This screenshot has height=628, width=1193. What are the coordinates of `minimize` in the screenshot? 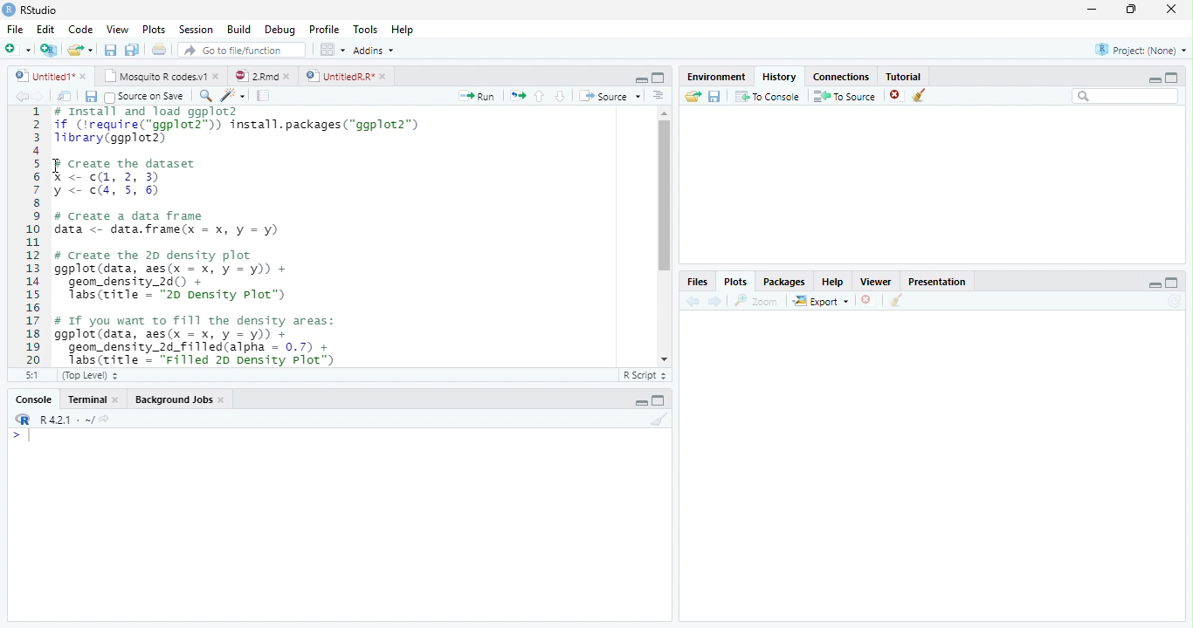 It's located at (642, 80).